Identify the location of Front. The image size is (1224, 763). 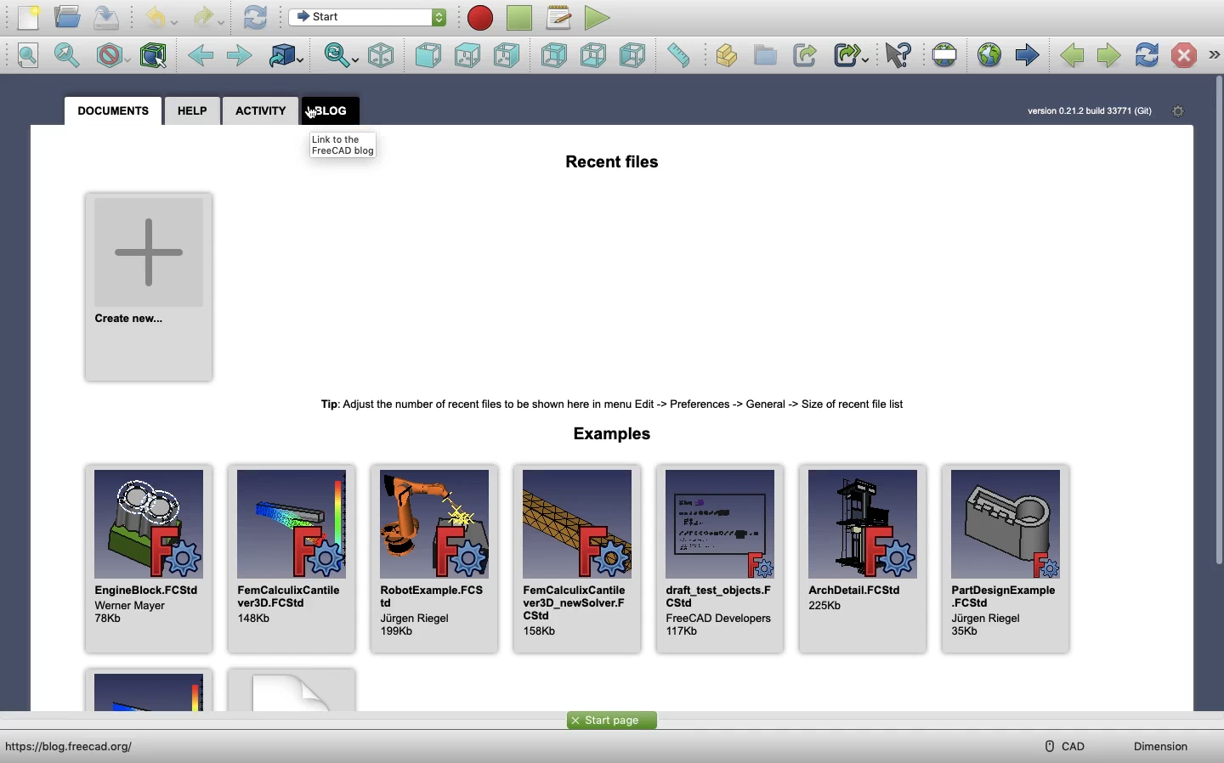
(428, 56).